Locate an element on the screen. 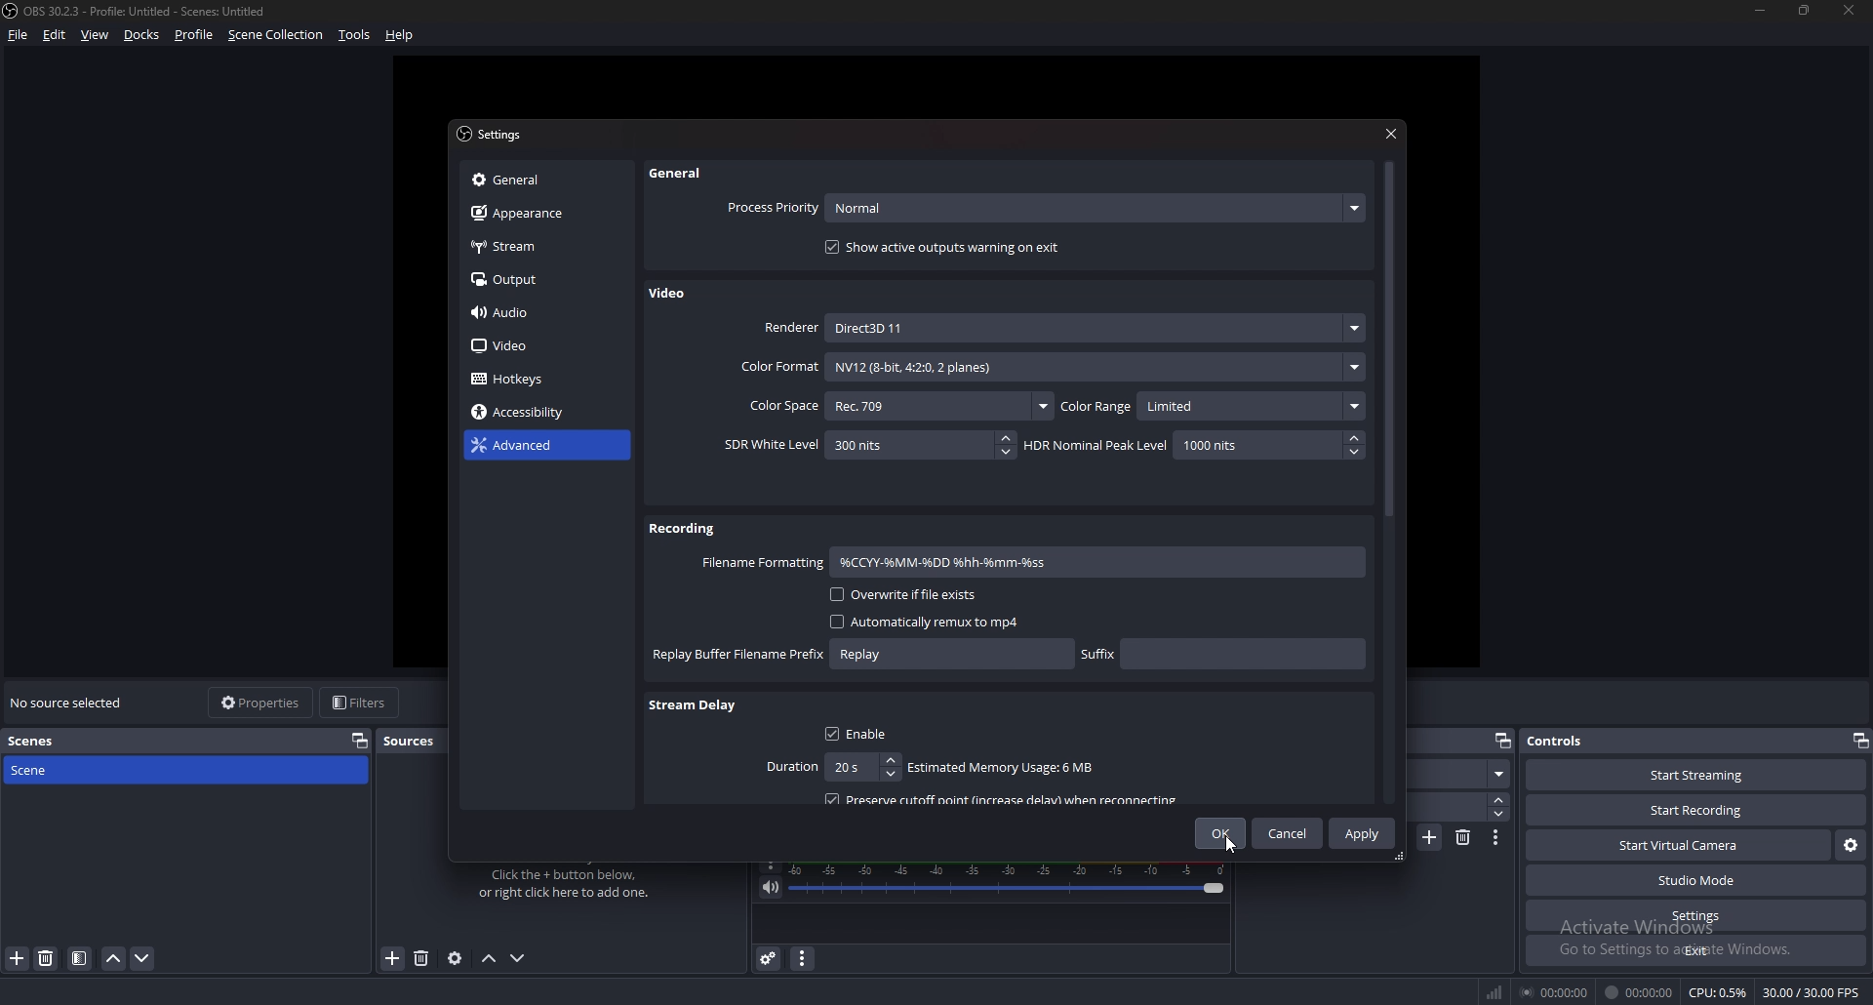 The height and width of the screenshot is (1005, 1873). virtual camera settings is located at coordinates (1850, 846).